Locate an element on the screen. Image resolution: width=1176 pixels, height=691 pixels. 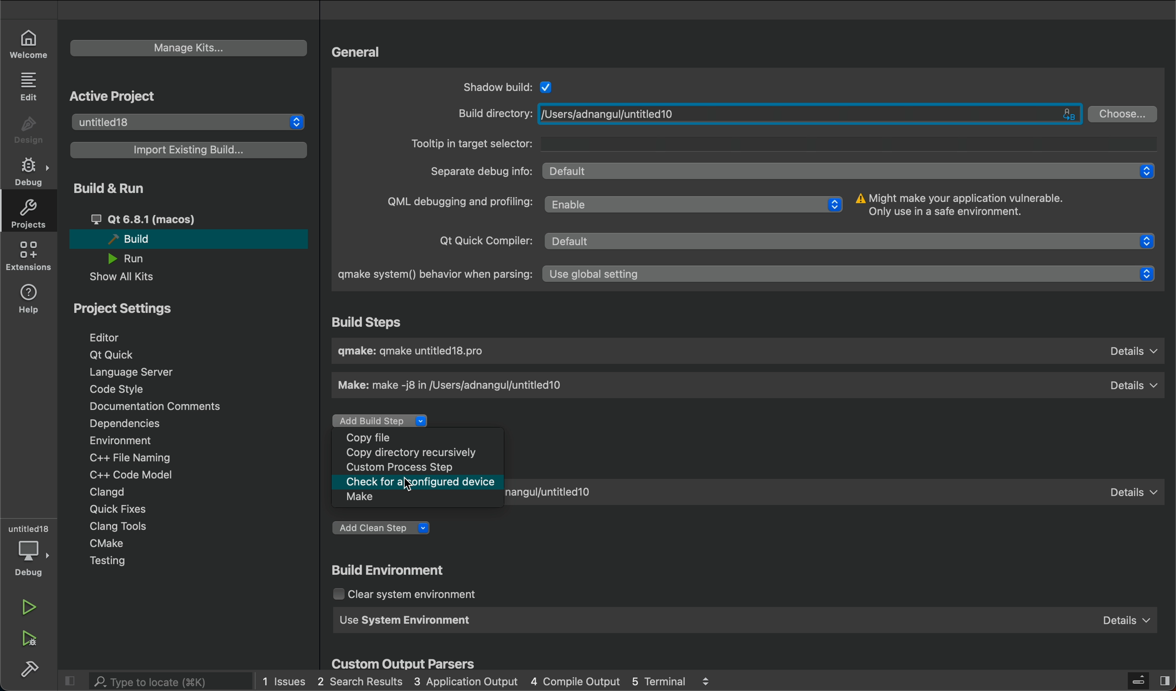
Add Build Step is located at coordinates (382, 421).